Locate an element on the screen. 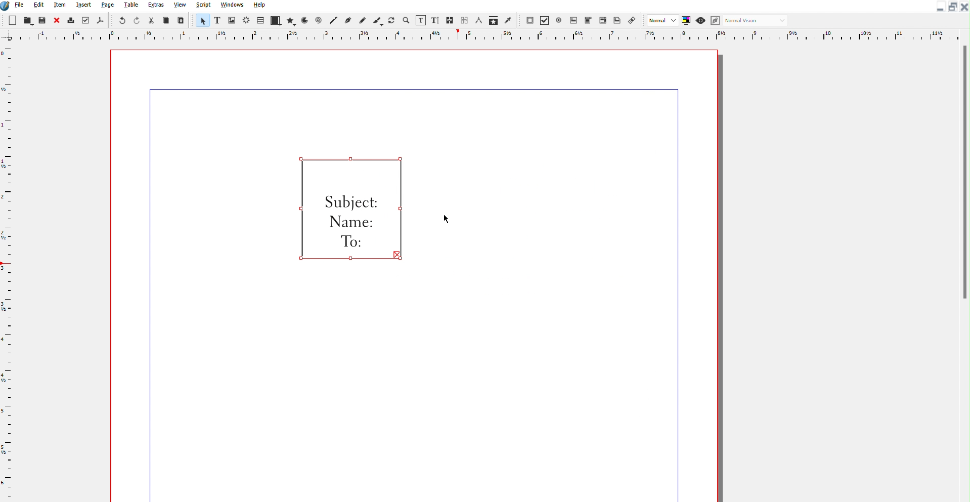 The width and height of the screenshot is (970, 502). Check is located at coordinates (85, 20).